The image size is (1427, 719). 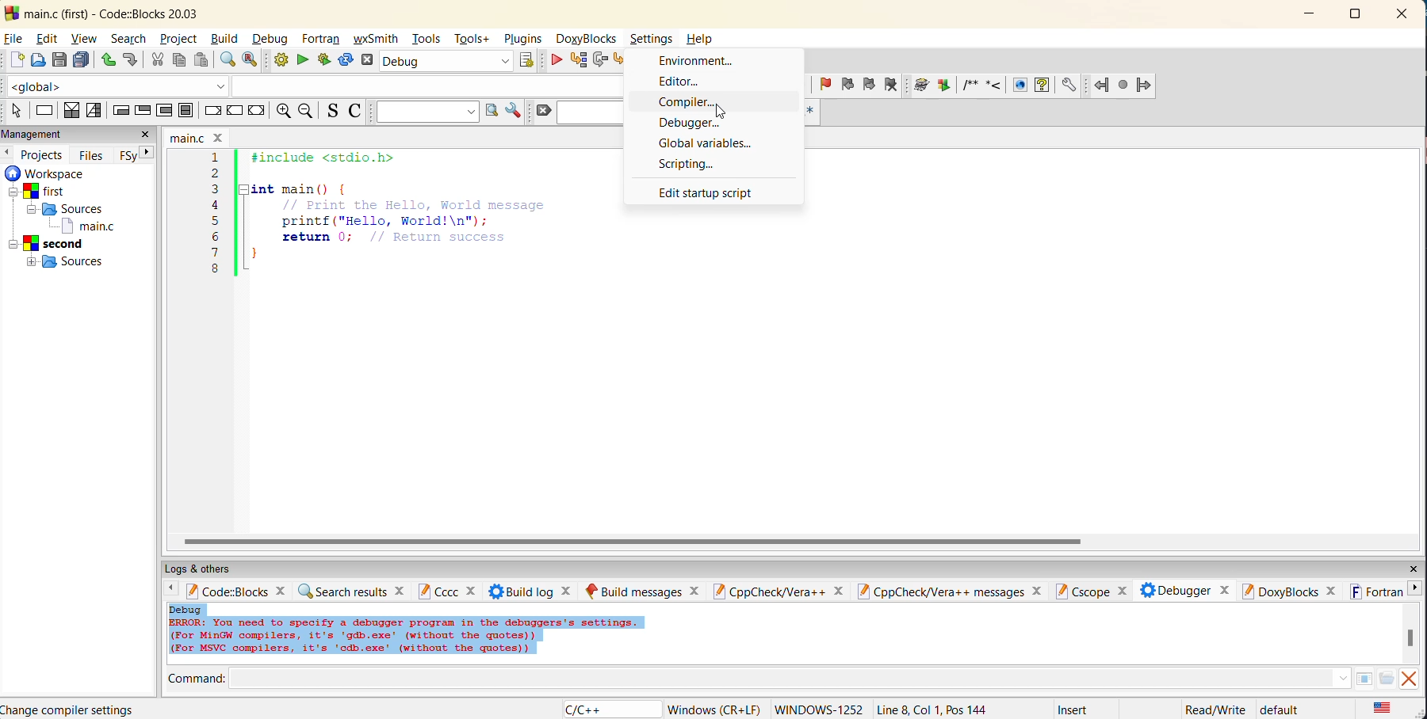 What do you see at coordinates (584, 709) in the screenshot?
I see `language` at bounding box center [584, 709].